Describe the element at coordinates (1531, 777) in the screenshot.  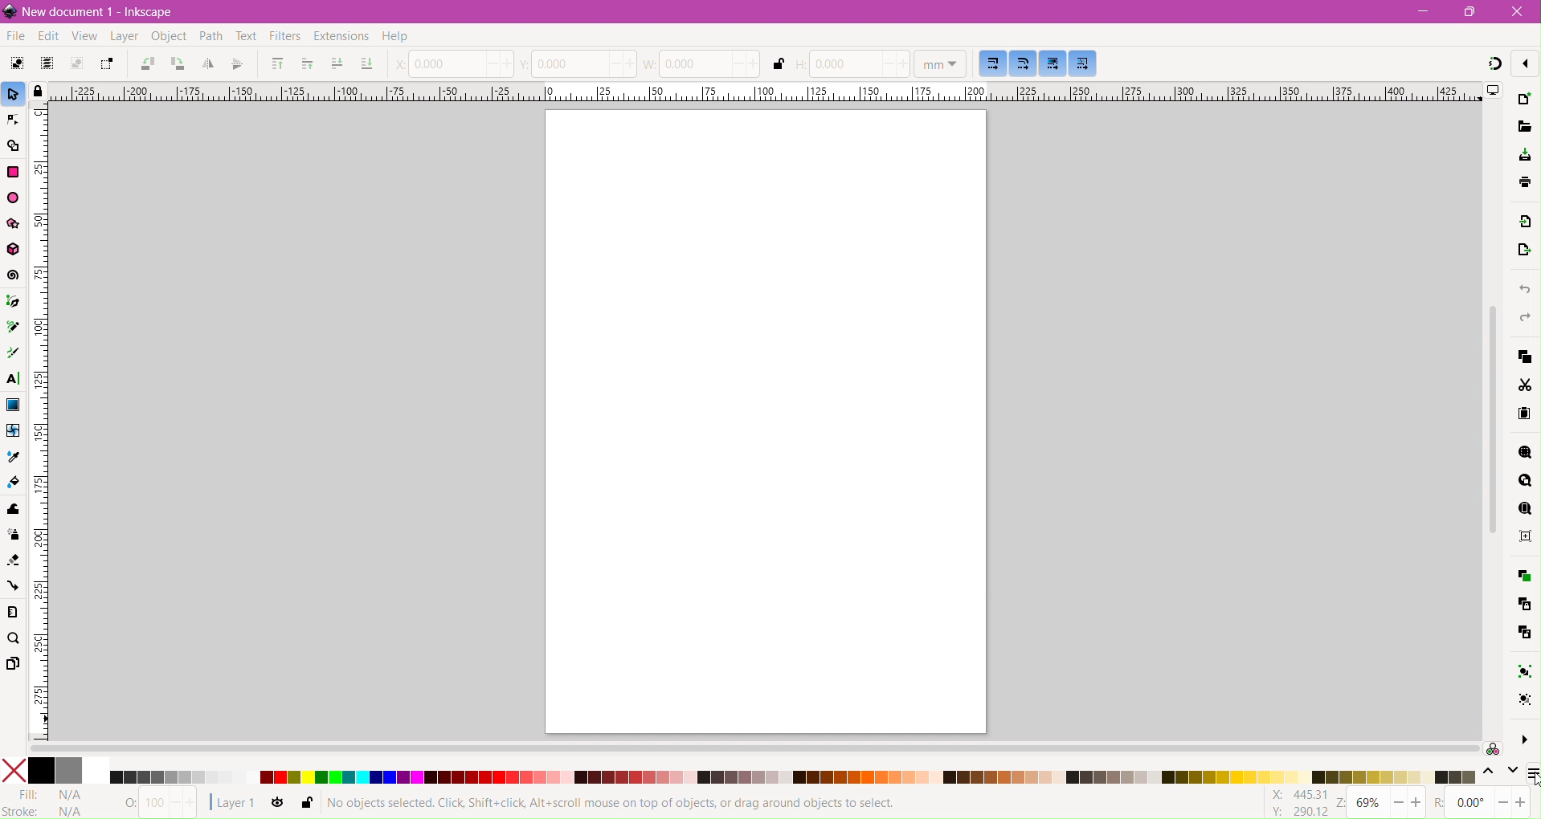
I see `cursor` at that location.